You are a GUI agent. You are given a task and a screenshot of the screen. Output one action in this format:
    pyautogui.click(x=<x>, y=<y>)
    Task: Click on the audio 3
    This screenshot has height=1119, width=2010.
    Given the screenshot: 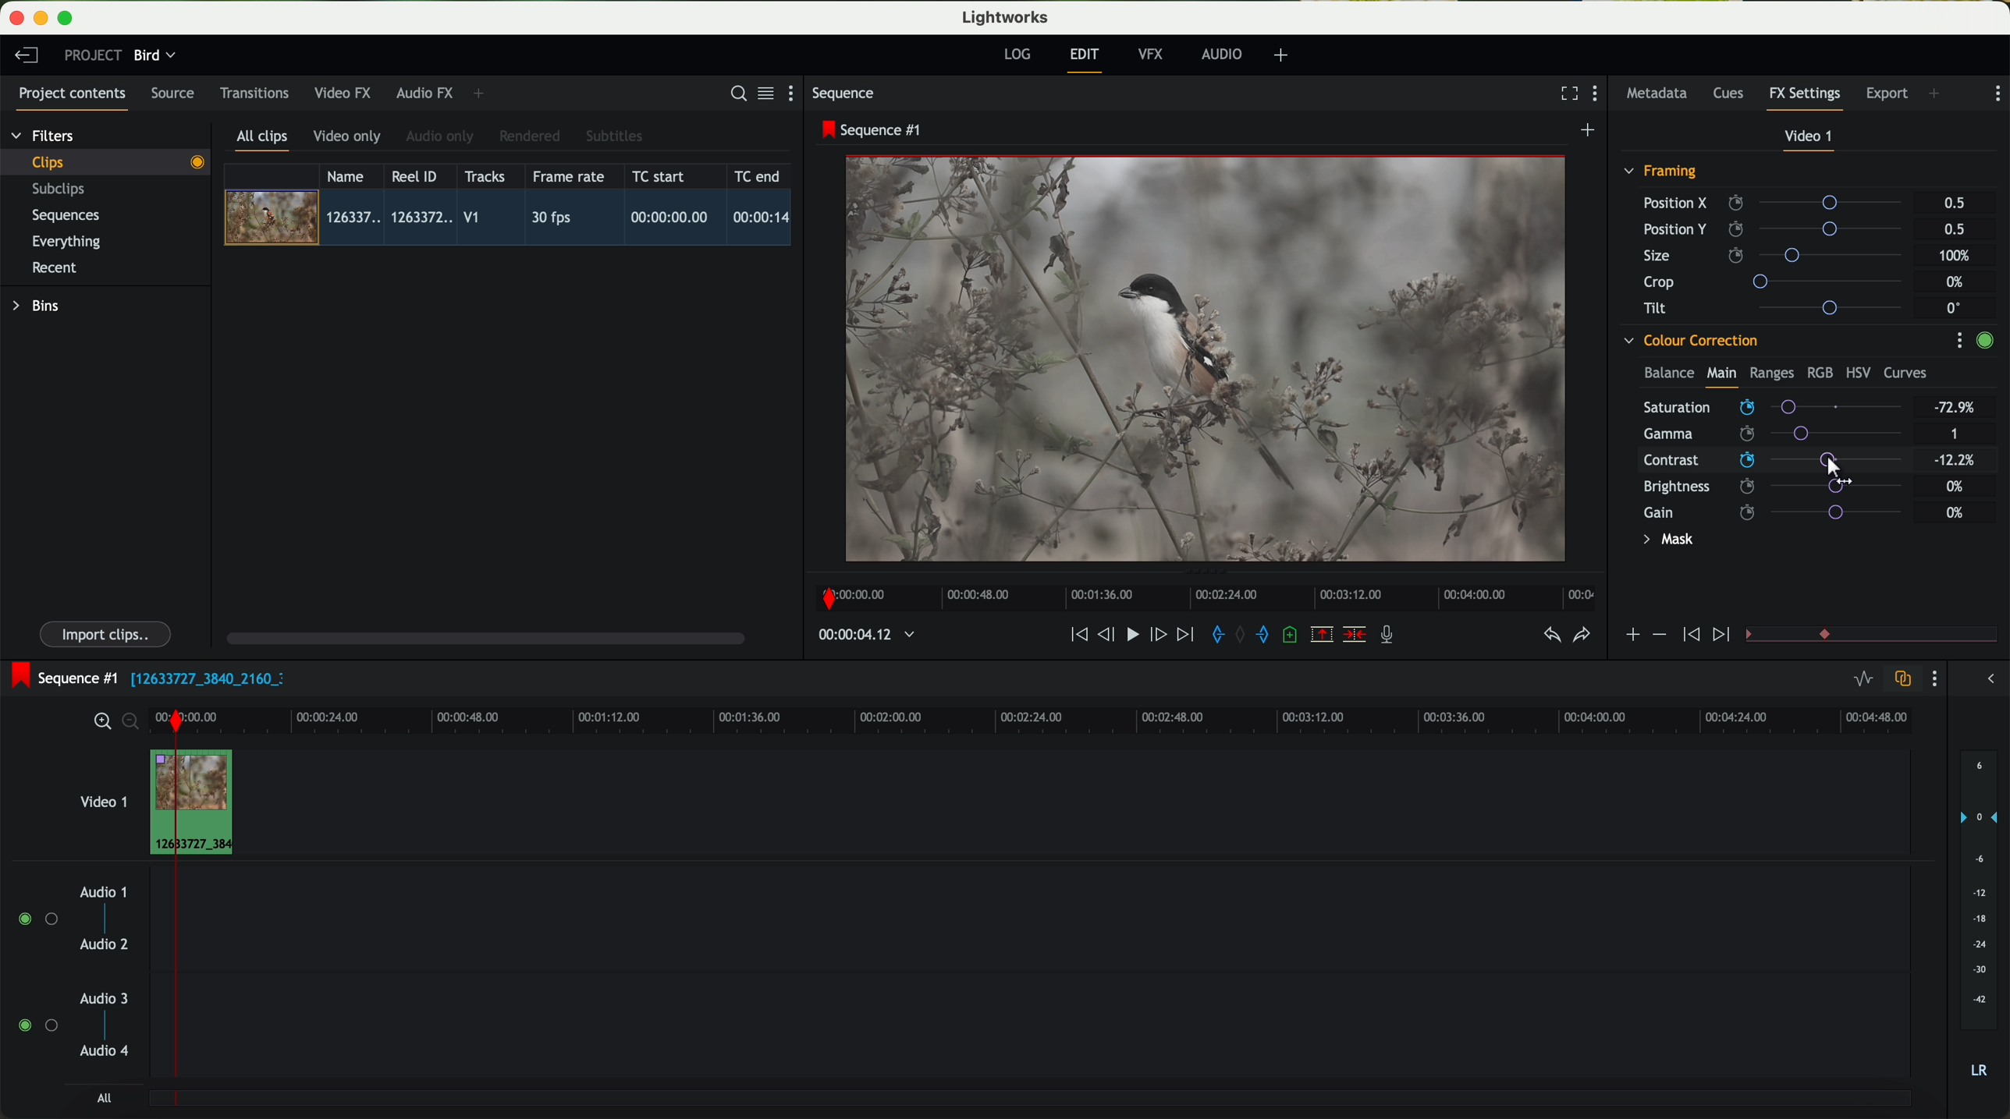 What is the action you would take?
    pyautogui.click(x=97, y=997)
    